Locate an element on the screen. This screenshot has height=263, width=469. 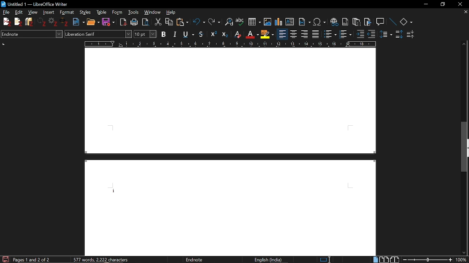
Basic shapes is located at coordinates (406, 22).